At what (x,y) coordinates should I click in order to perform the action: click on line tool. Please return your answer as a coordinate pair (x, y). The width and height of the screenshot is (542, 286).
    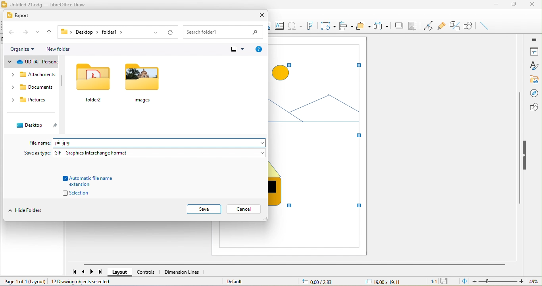
    Looking at the image, I should click on (486, 27).